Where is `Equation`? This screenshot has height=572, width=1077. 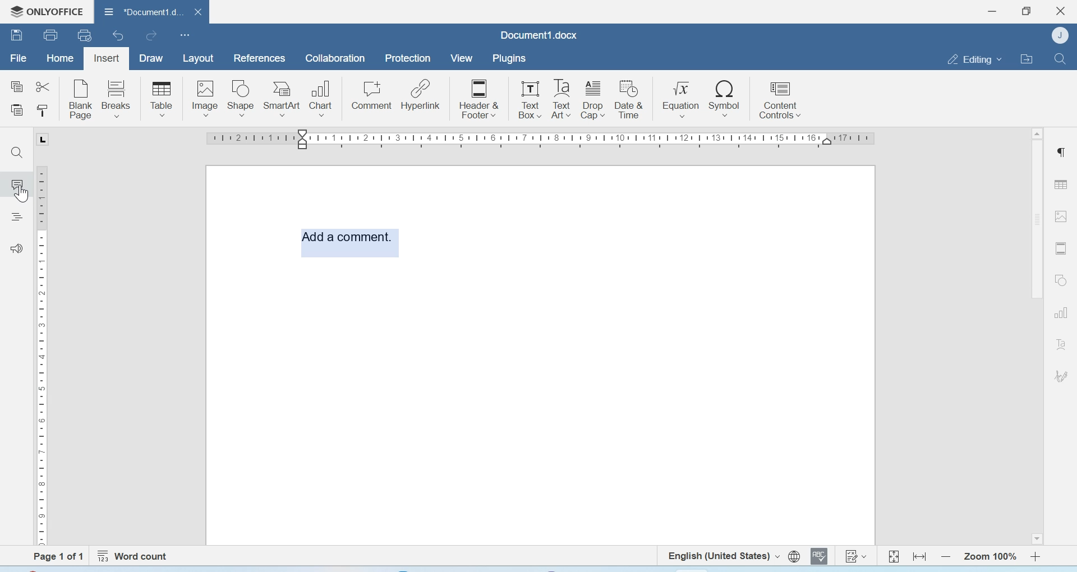 Equation is located at coordinates (681, 98).